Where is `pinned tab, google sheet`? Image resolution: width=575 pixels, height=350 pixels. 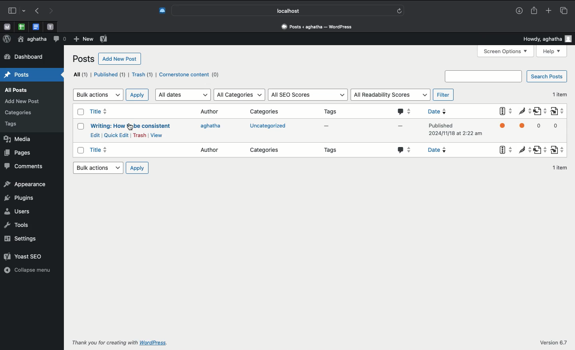
pinned tab, google sheet is located at coordinates (21, 26).